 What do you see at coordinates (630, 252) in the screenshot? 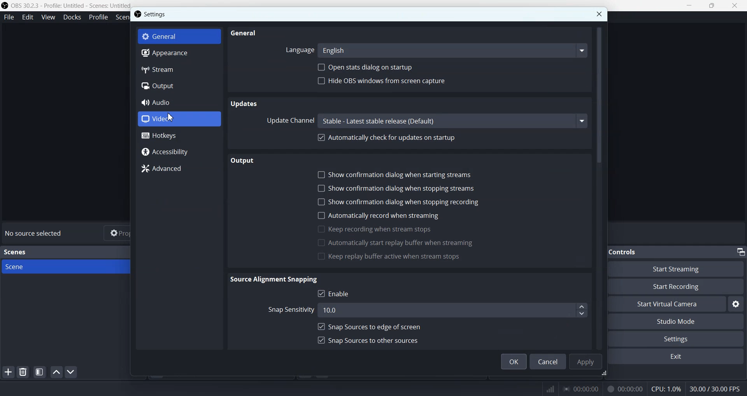
I see `Text` at bounding box center [630, 252].